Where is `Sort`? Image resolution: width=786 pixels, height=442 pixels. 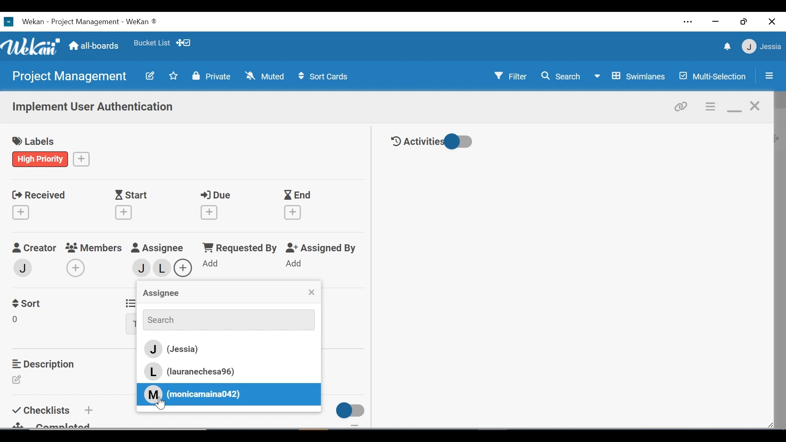
Sort is located at coordinates (28, 302).